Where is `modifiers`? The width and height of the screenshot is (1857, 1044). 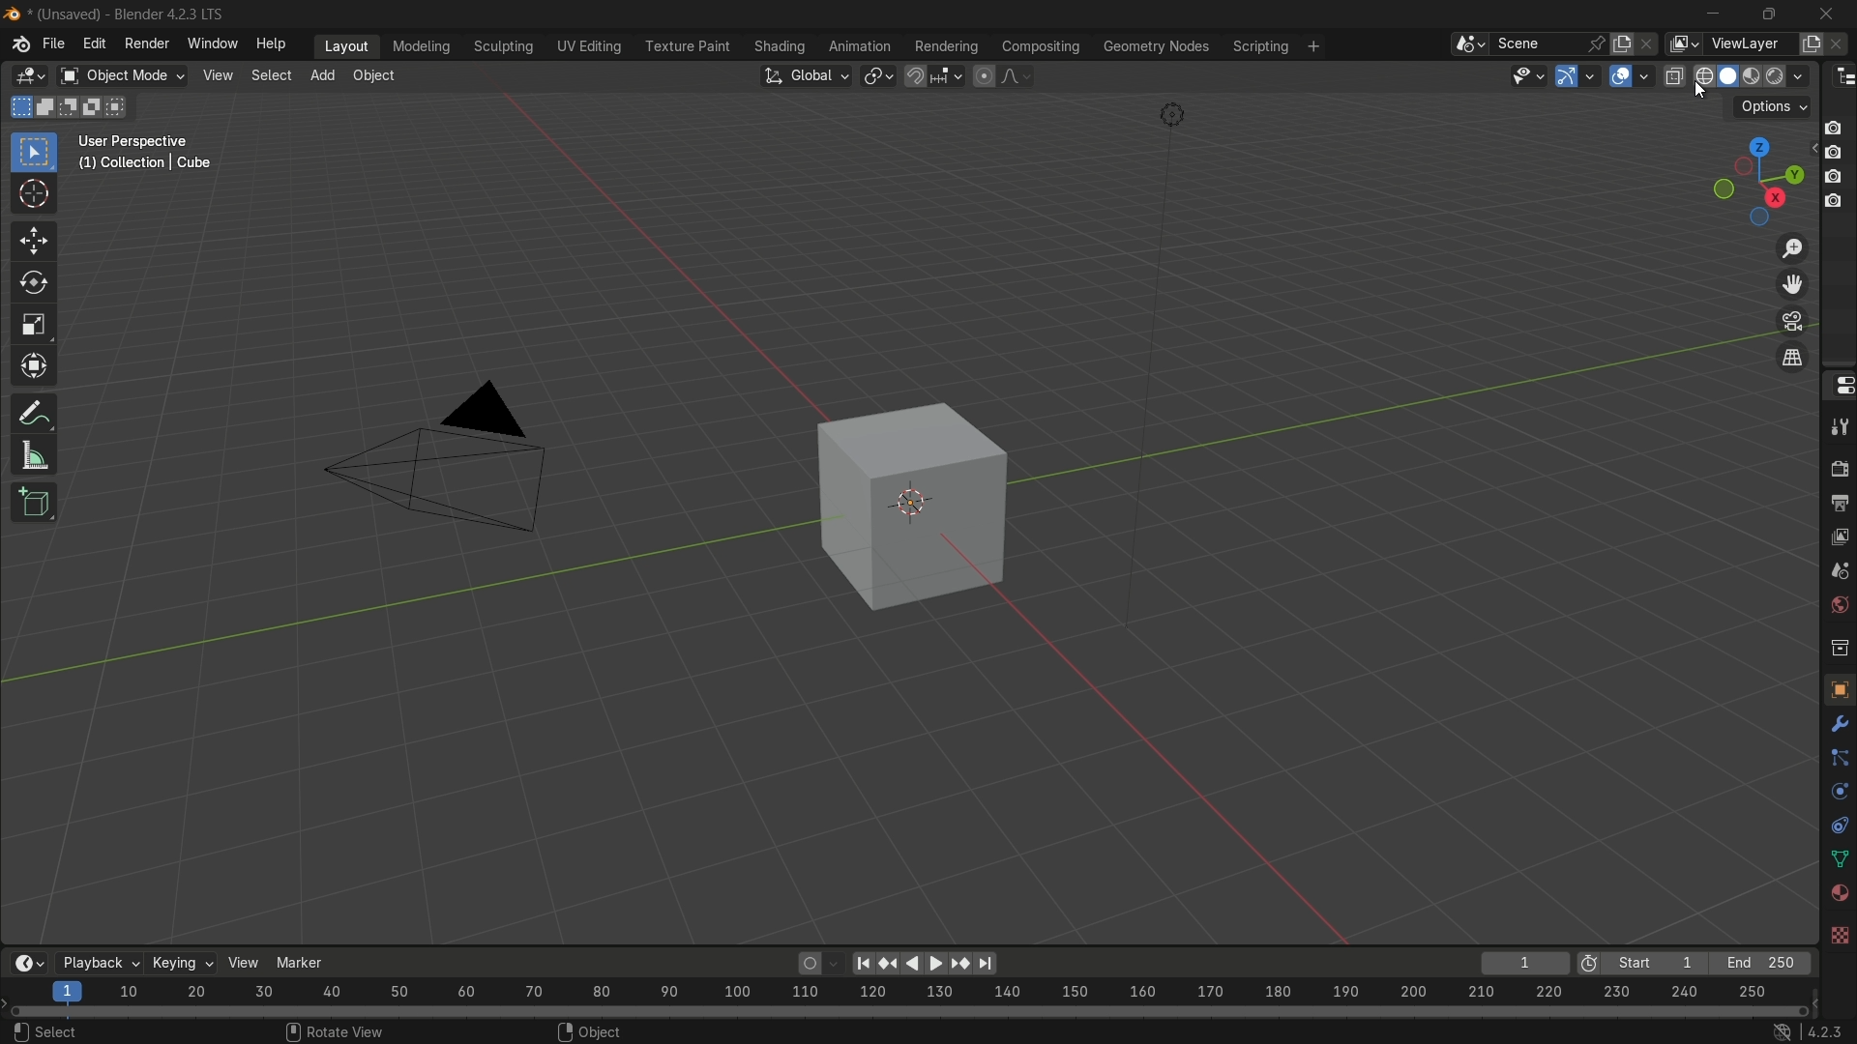 modifiers is located at coordinates (1838, 722).